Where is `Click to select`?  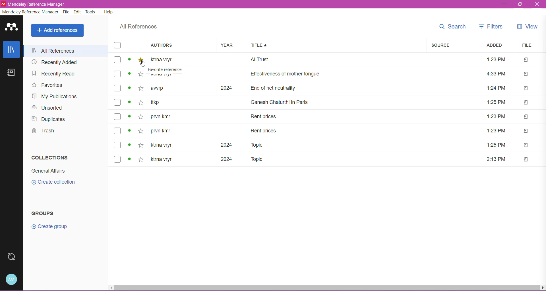
Click to select is located at coordinates (118, 159).